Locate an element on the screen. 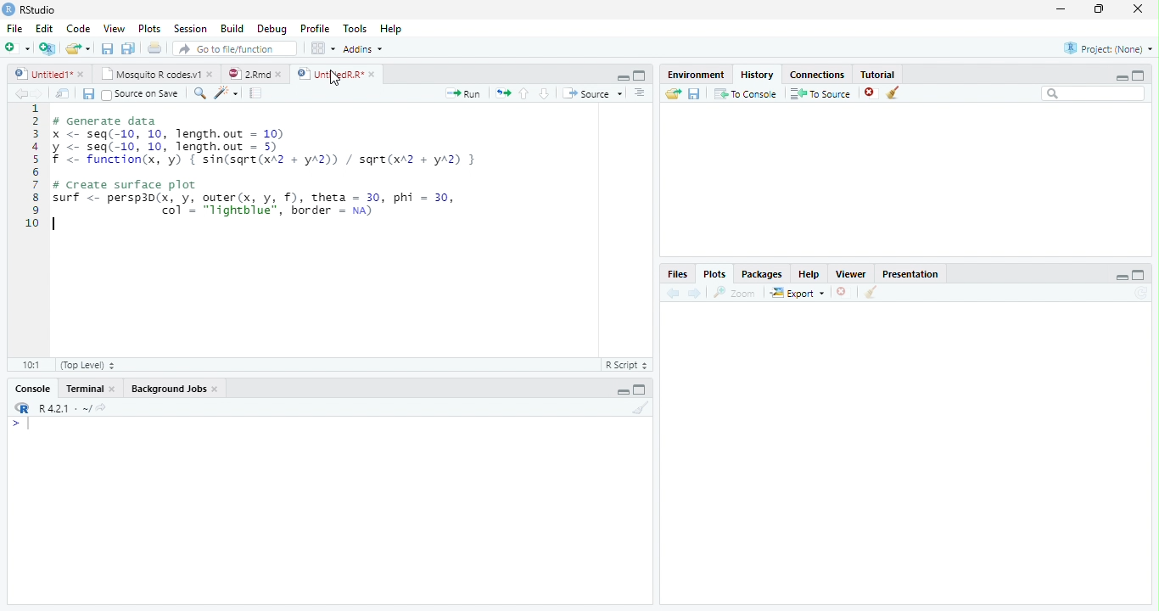 This screenshot has width=1159, height=611. Addins is located at coordinates (363, 49).